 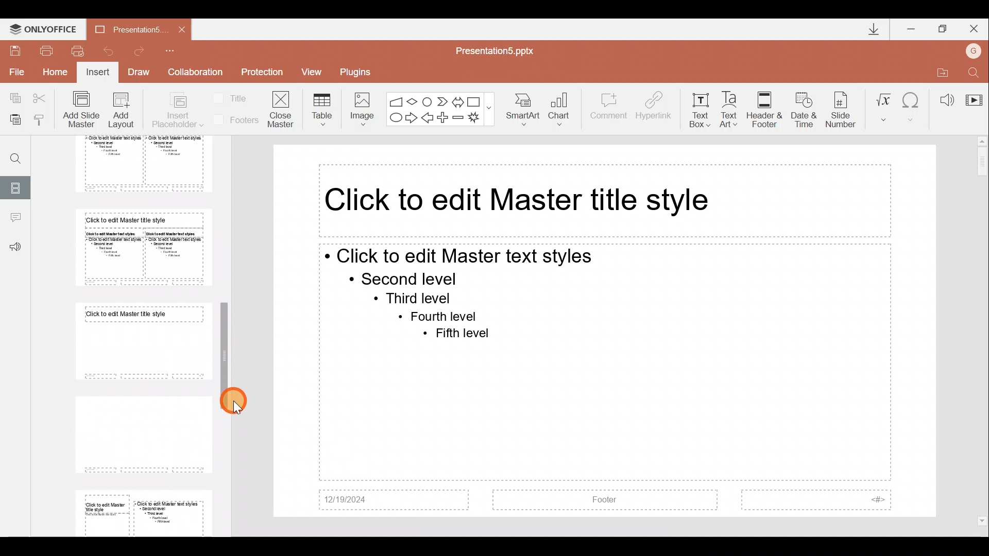 I want to click on Ellipse, so click(x=395, y=118).